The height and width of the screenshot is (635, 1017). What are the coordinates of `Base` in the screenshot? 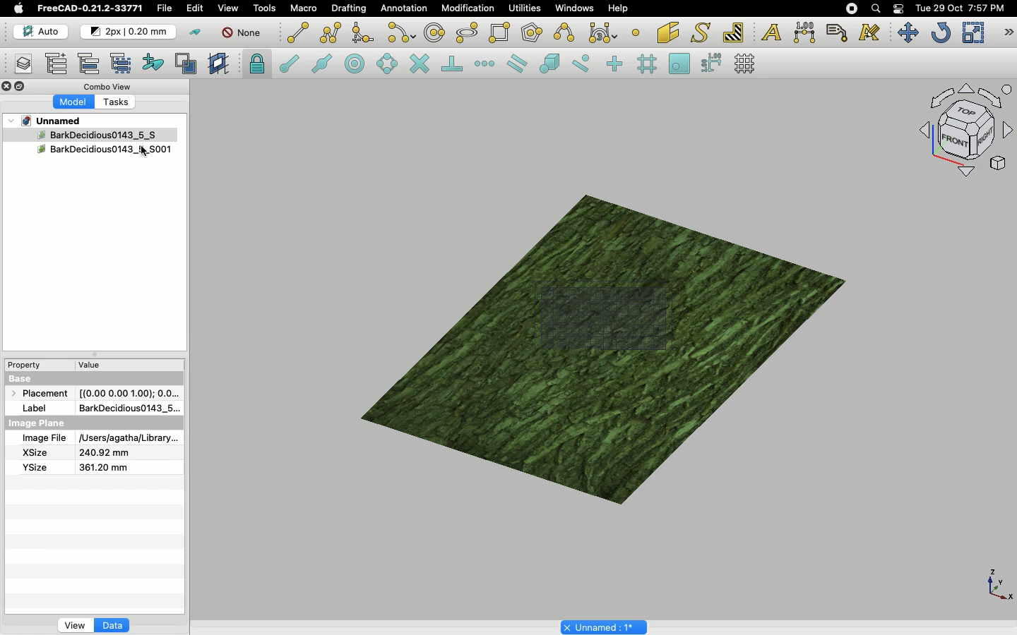 It's located at (23, 377).